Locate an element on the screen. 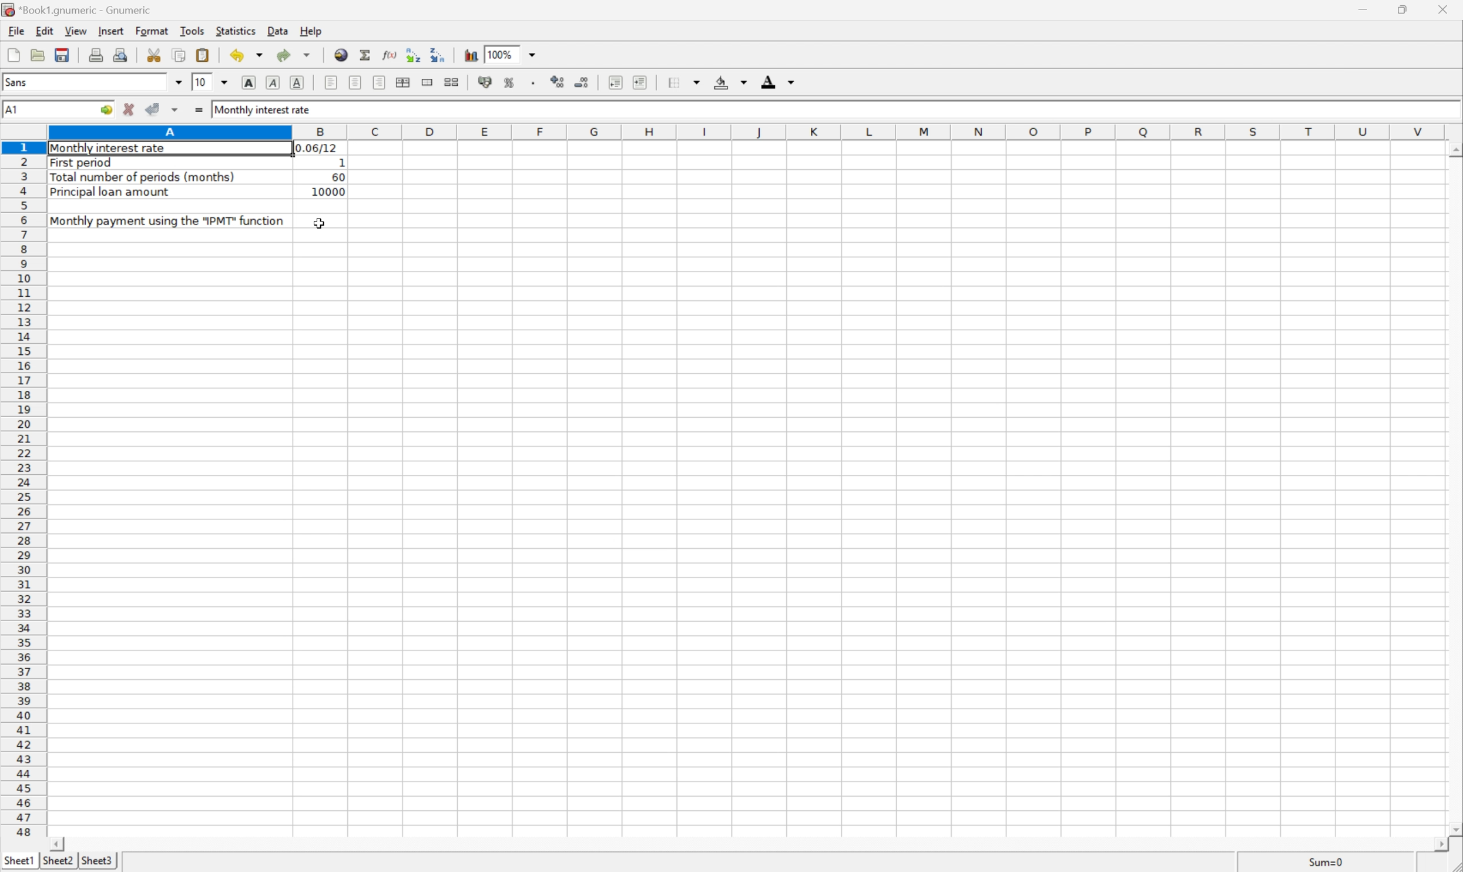  Edit is located at coordinates (45, 31).